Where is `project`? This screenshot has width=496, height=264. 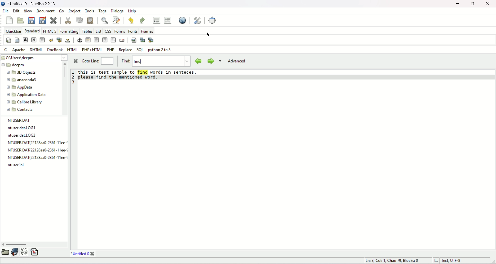 project is located at coordinates (75, 11).